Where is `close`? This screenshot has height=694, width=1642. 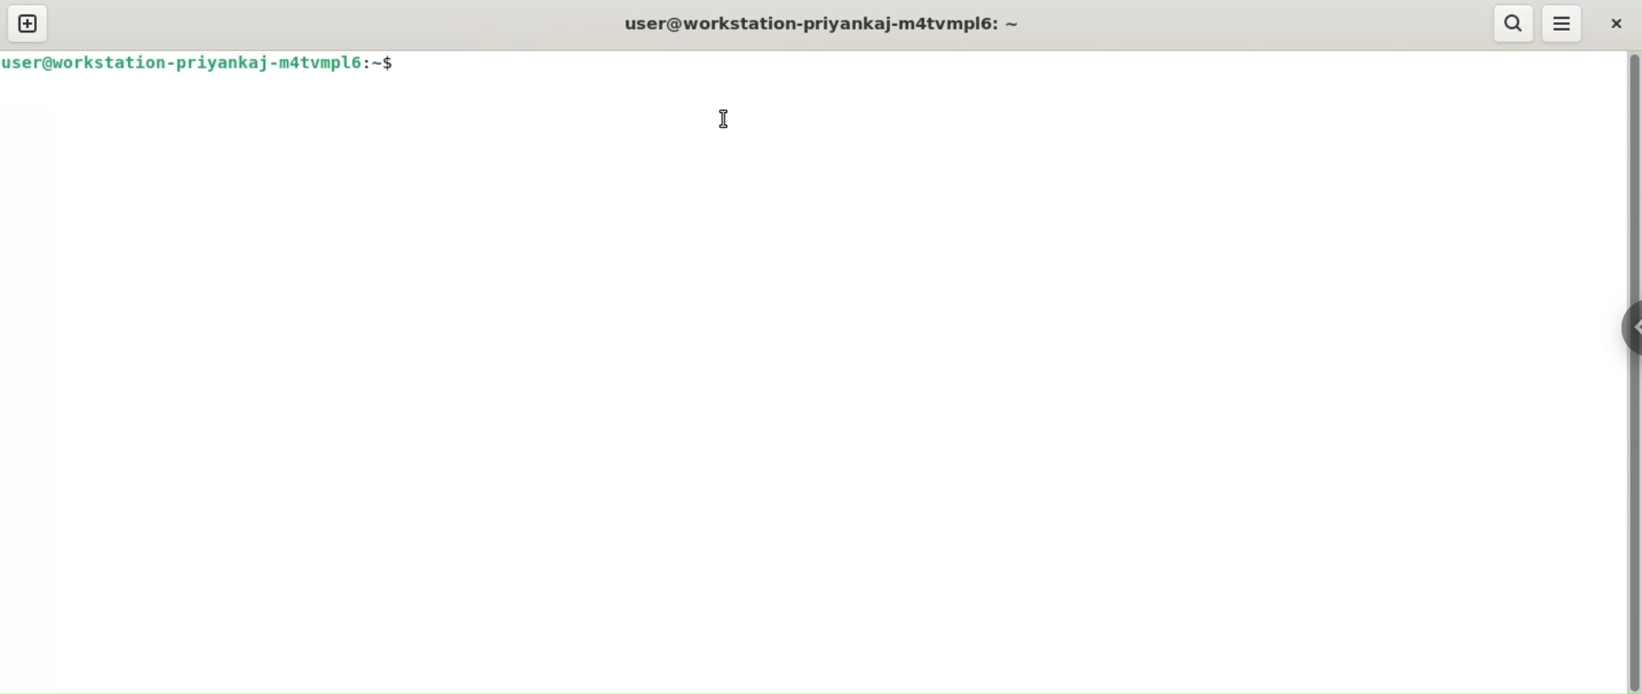 close is located at coordinates (1614, 22).